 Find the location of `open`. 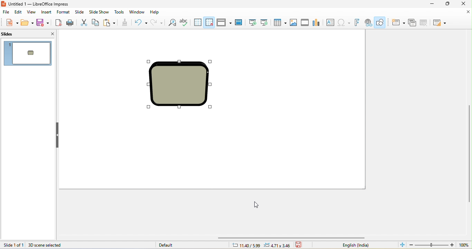

open is located at coordinates (27, 22).